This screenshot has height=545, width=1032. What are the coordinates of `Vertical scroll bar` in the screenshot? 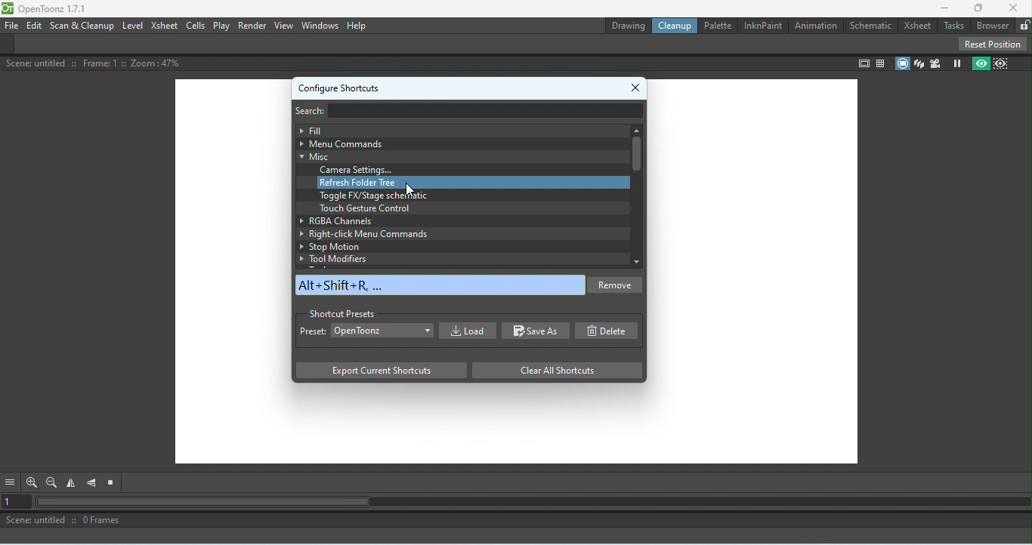 It's located at (635, 196).